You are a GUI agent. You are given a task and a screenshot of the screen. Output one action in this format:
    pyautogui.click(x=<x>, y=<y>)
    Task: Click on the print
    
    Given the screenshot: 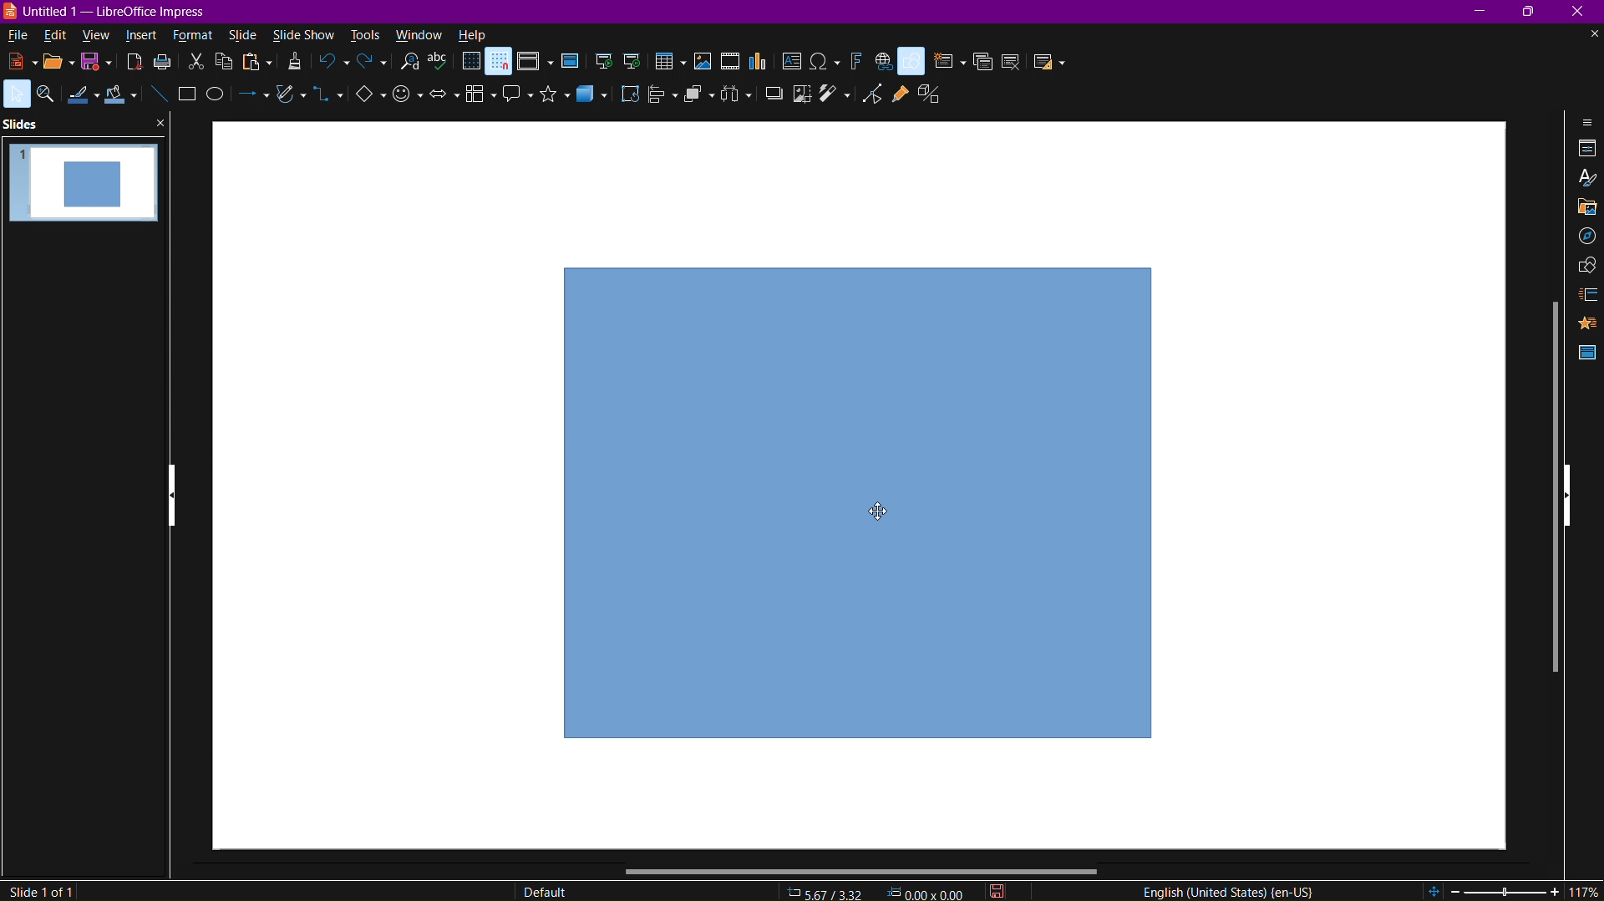 What is the action you would take?
    pyautogui.click(x=166, y=66)
    